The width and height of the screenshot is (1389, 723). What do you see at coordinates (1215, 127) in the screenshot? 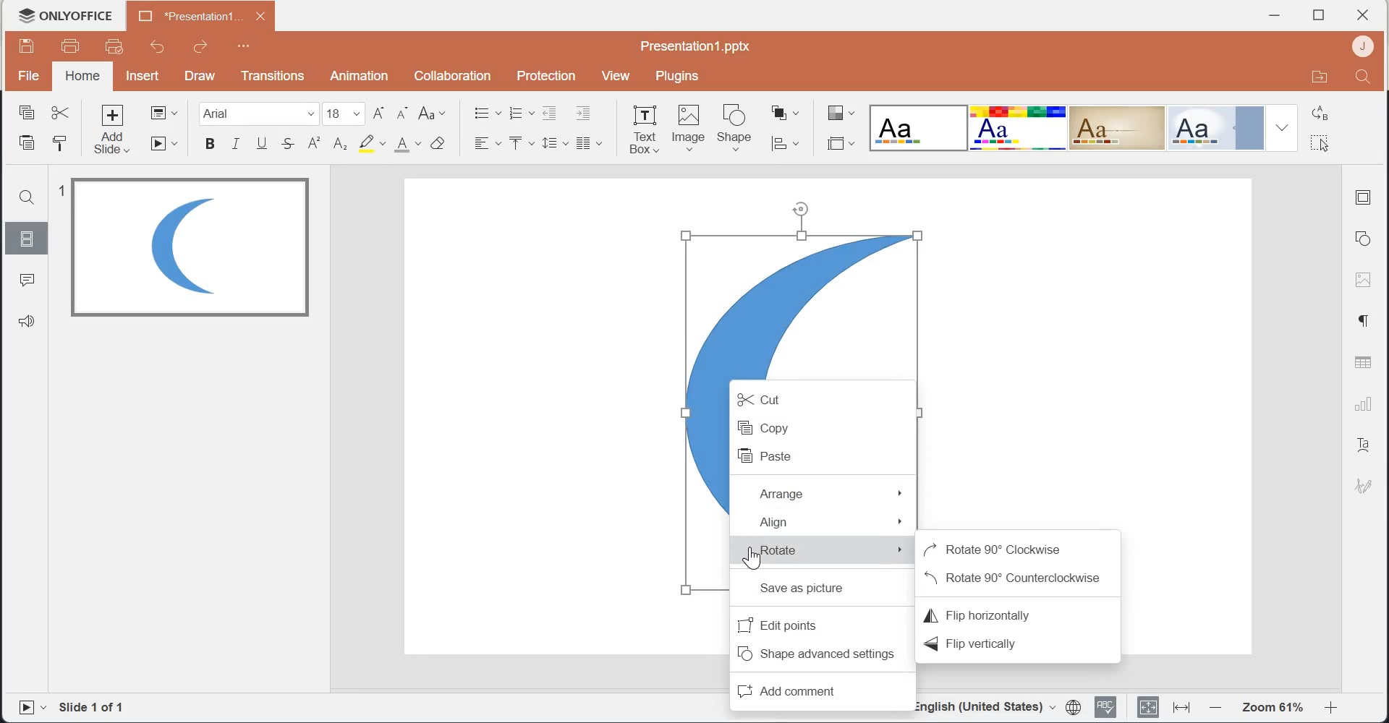
I see `Official` at bounding box center [1215, 127].